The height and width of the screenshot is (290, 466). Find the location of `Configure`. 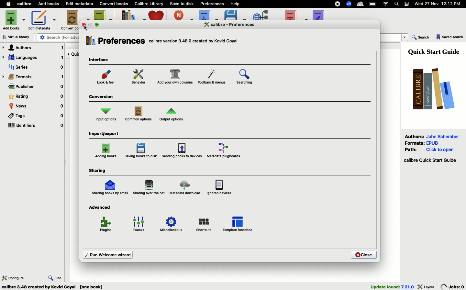

Configure is located at coordinates (13, 277).